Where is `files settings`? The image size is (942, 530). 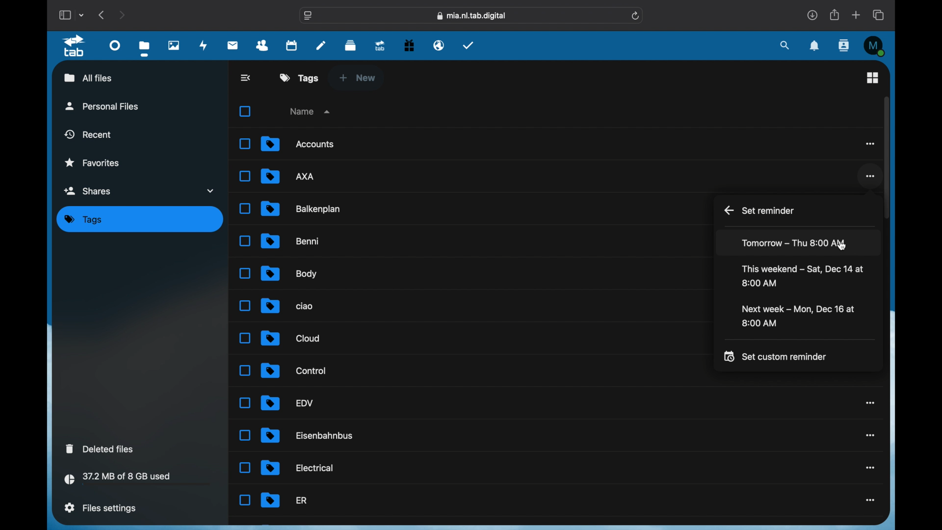 files settings is located at coordinates (101, 507).